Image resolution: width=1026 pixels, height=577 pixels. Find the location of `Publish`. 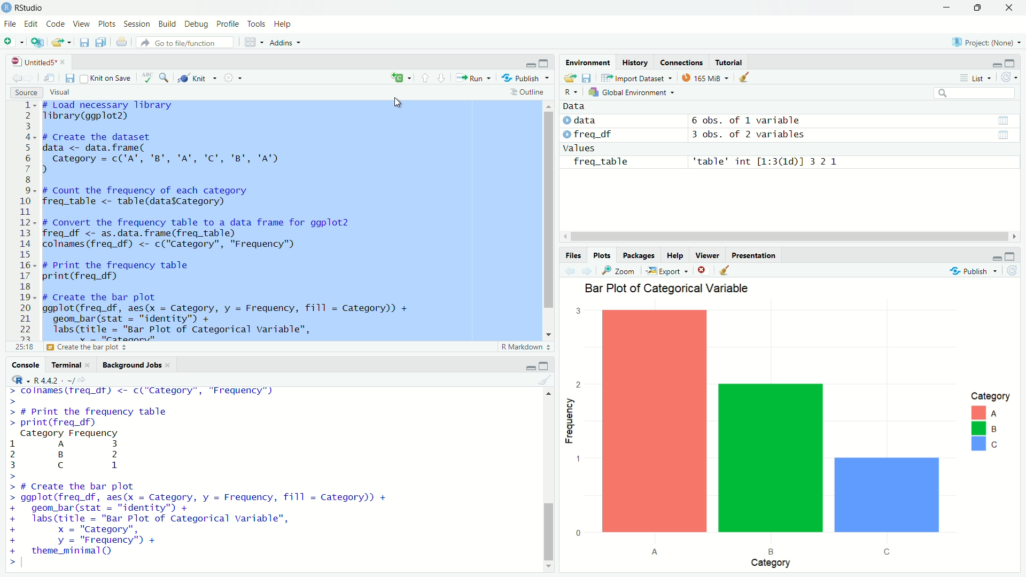

Publish is located at coordinates (526, 77).